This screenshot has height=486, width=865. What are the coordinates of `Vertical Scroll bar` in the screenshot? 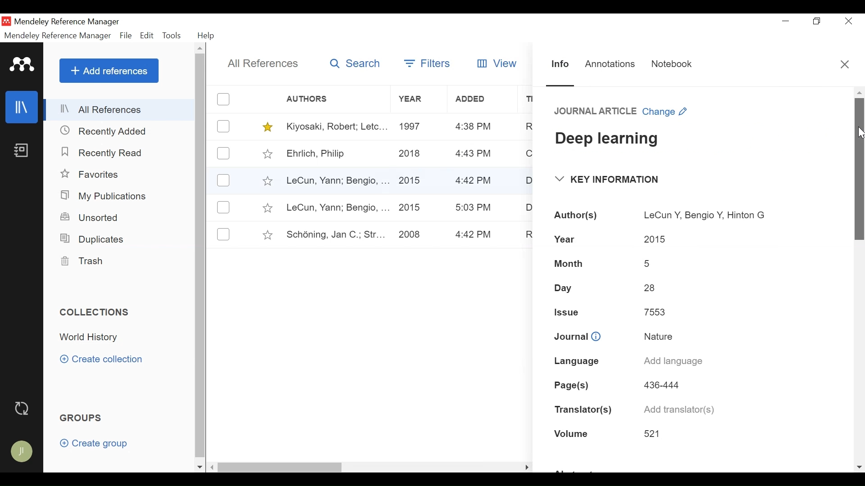 It's located at (860, 170).